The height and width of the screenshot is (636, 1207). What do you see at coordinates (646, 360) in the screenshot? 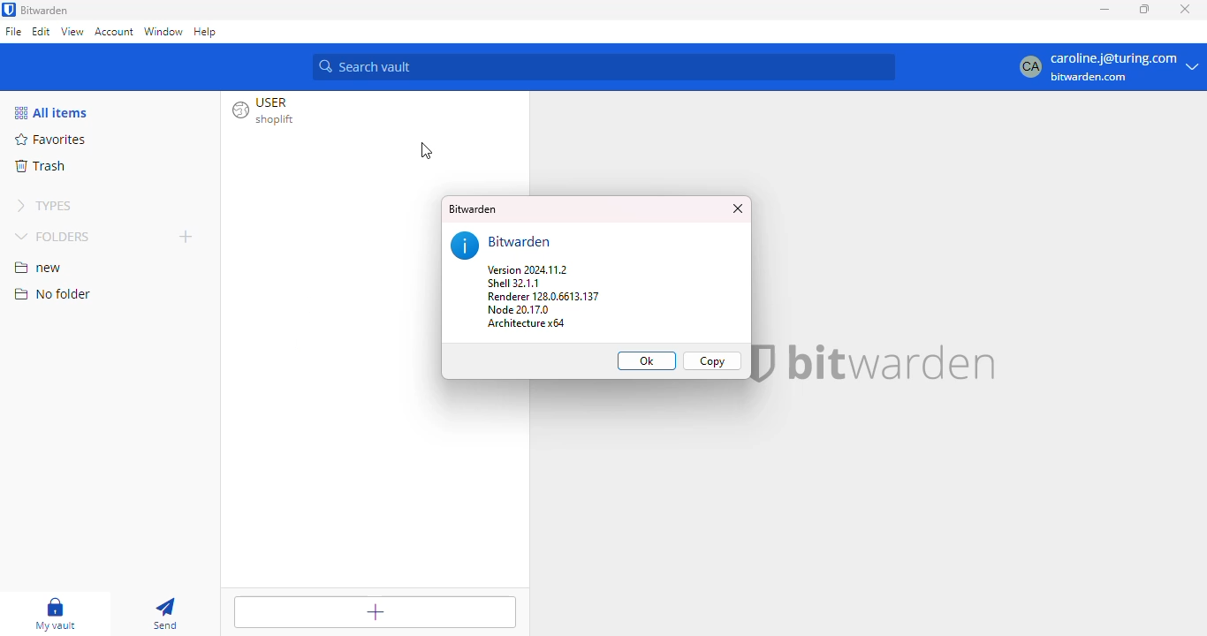
I see `Ok` at bounding box center [646, 360].